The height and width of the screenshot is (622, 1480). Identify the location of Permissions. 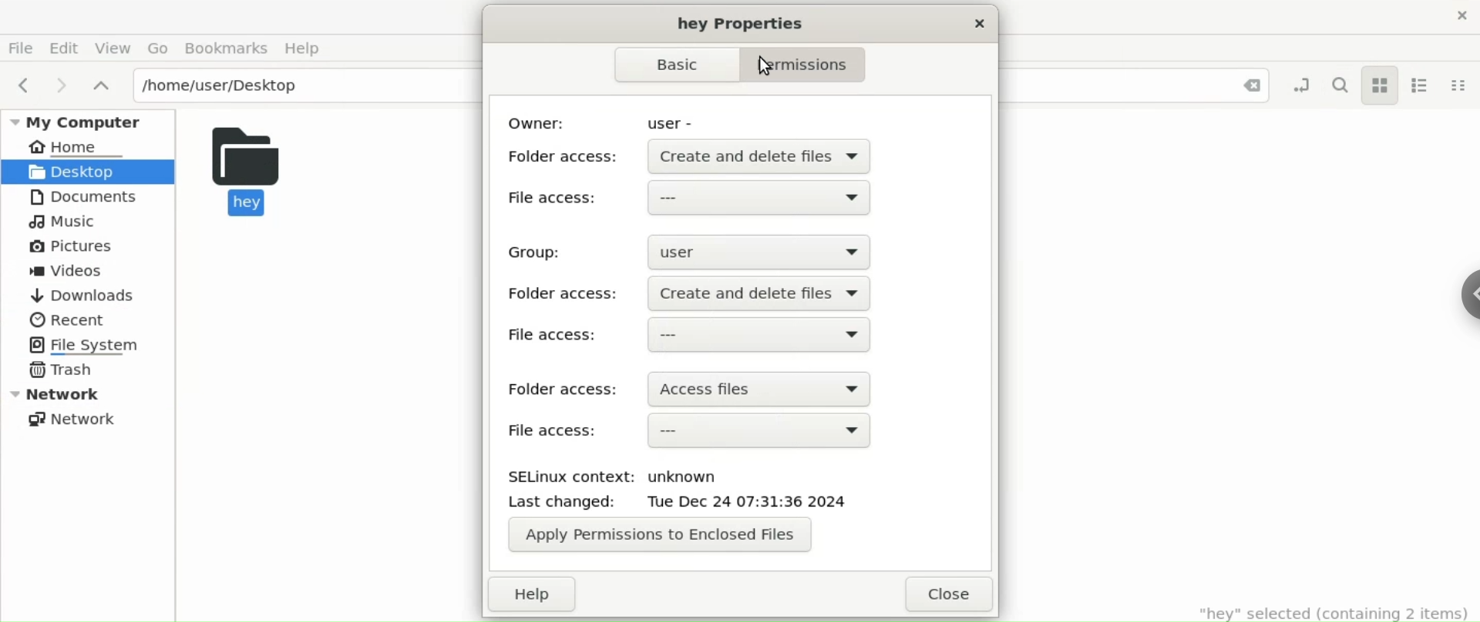
(817, 65).